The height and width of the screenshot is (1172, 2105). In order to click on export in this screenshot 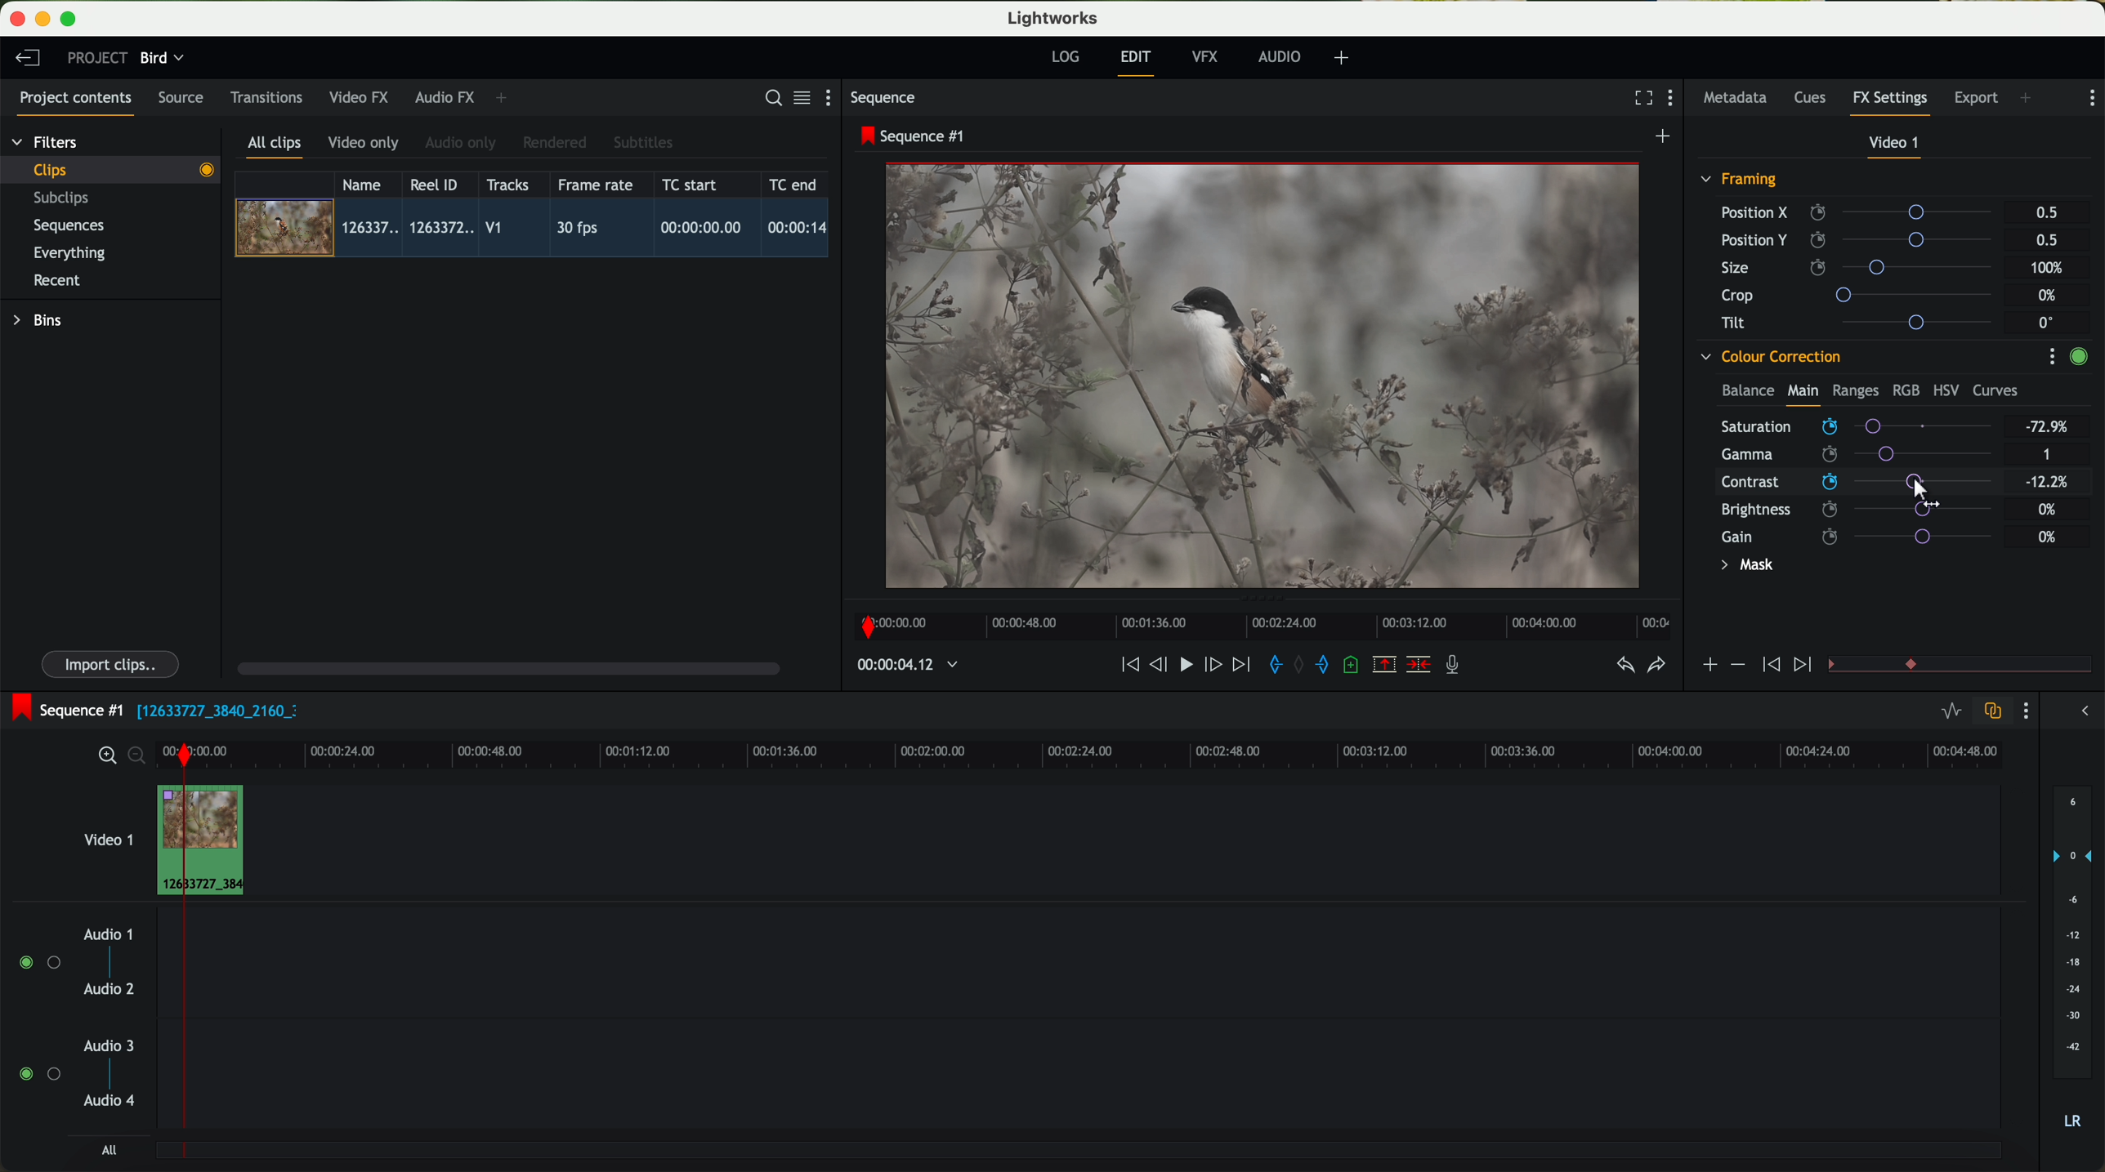, I will do `click(1977, 100)`.